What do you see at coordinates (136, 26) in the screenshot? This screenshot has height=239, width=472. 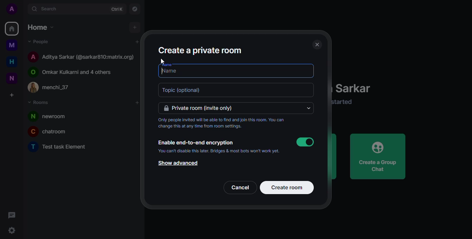 I see `add` at bounding box center [136, 26].